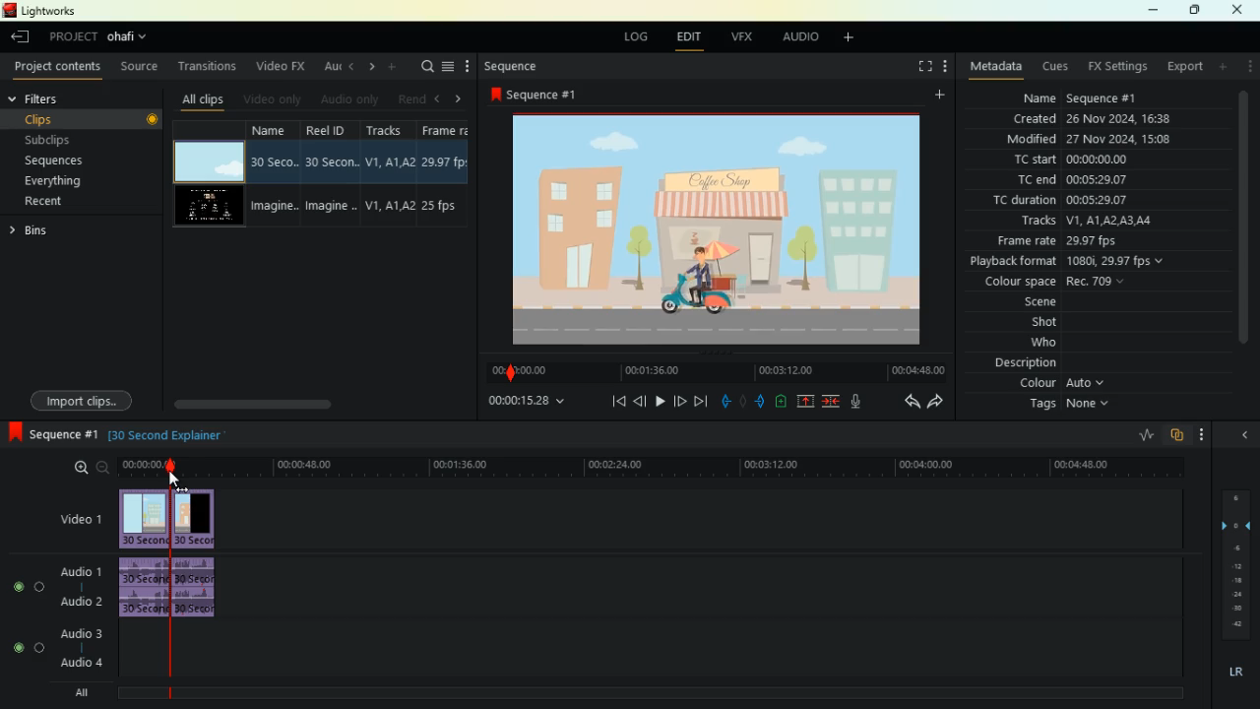 The width and height of the screenshot is (1260, 709). I want to click on menu, so click(950, 66).